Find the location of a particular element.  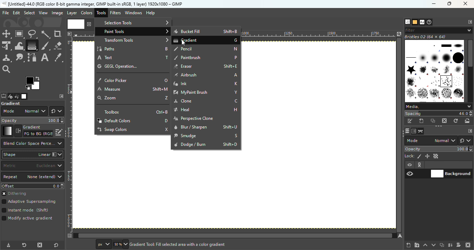

Blur/sharpen is located at coordinates (206, 127).